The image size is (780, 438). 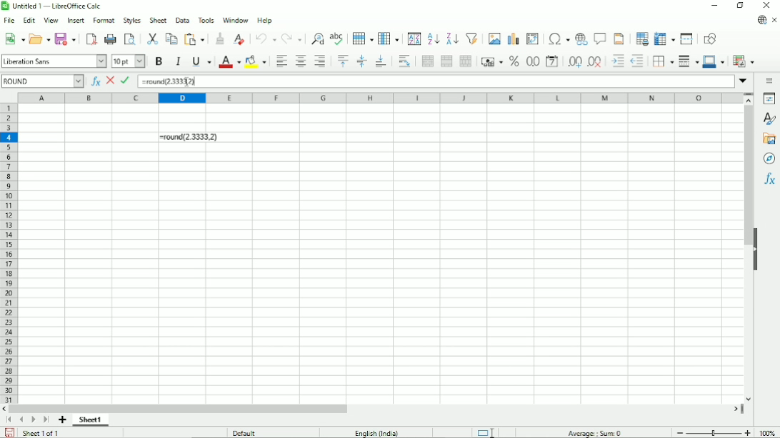 What do you see at coordinates (183, 20) in the screenshot?
I see `Data` at bounding box center [183, 20].